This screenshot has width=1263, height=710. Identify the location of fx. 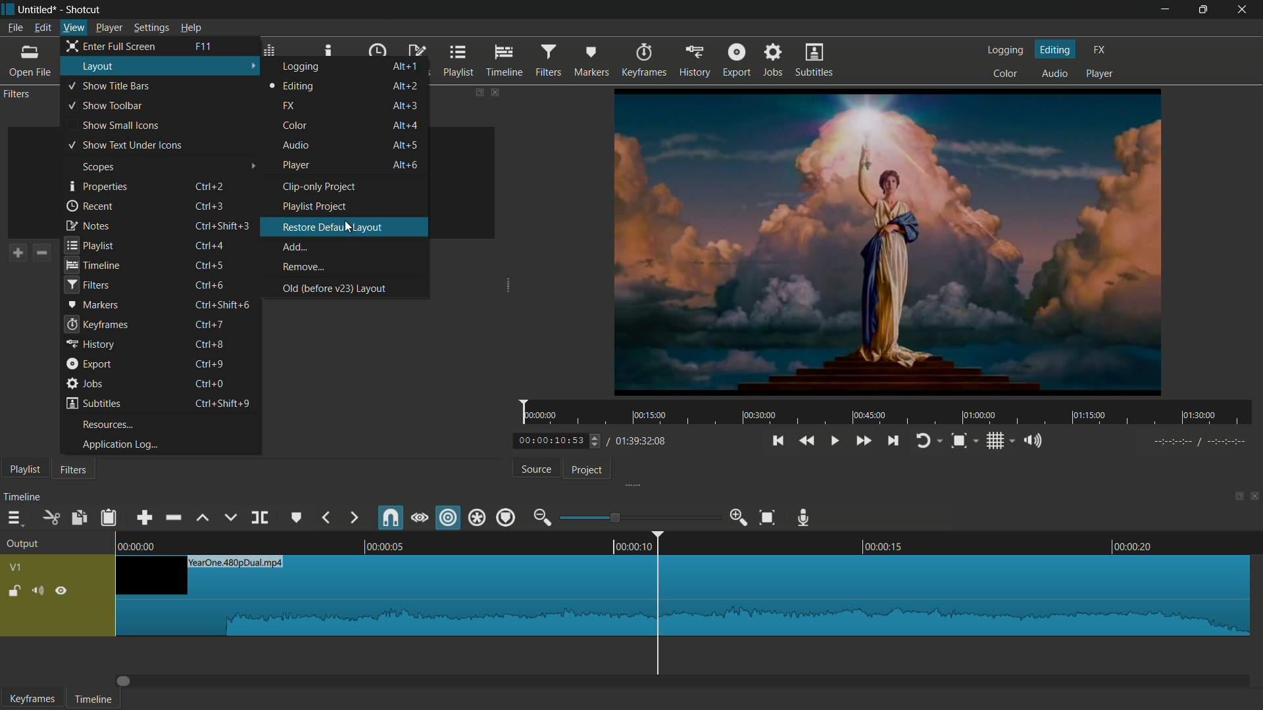
(289, 106).